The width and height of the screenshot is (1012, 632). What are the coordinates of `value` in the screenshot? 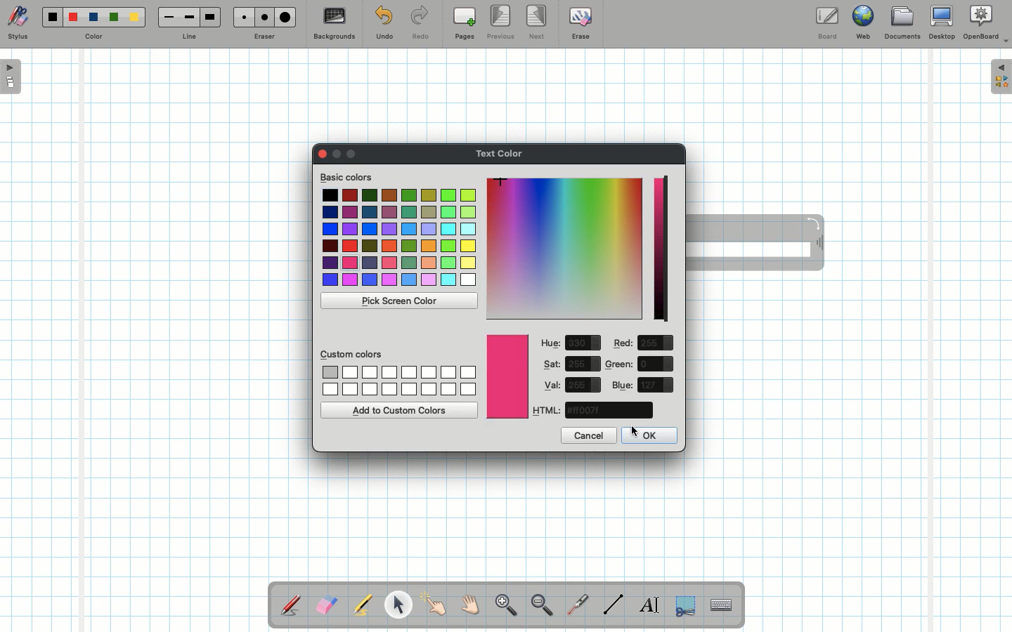 It's located at (656, 364).